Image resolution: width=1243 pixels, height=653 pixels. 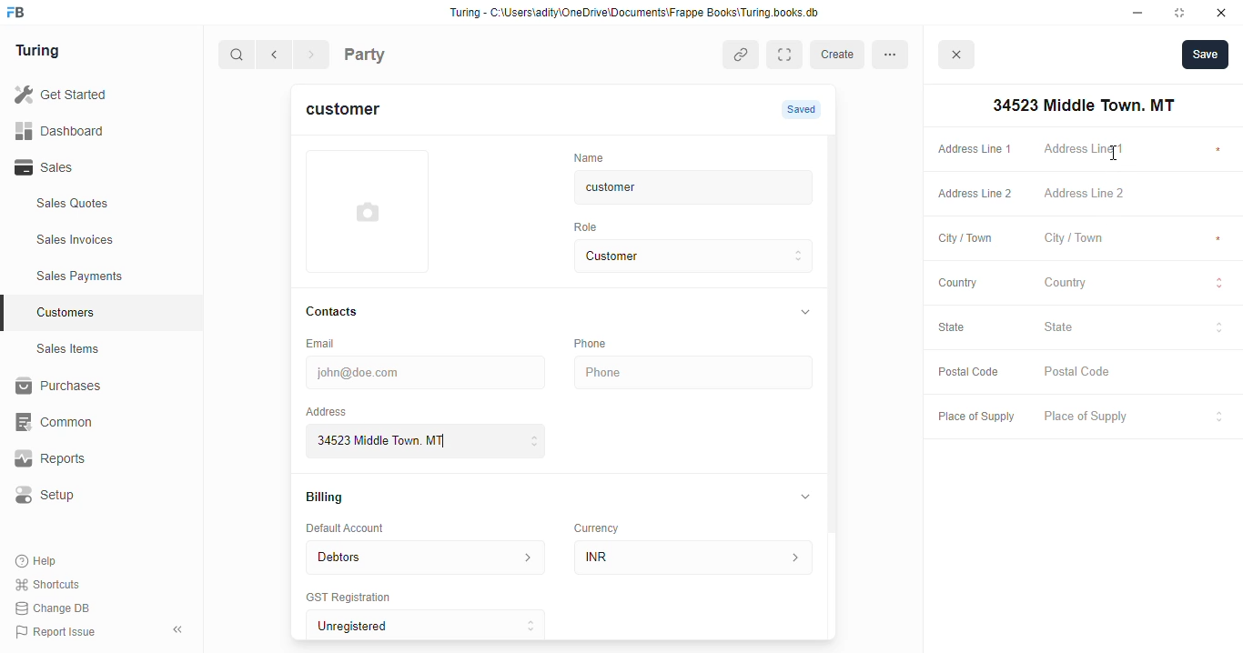 What do you see at coordinates (86, 130) in the screenshot?
I see `Dashboard` at bounding box center [86, 130].